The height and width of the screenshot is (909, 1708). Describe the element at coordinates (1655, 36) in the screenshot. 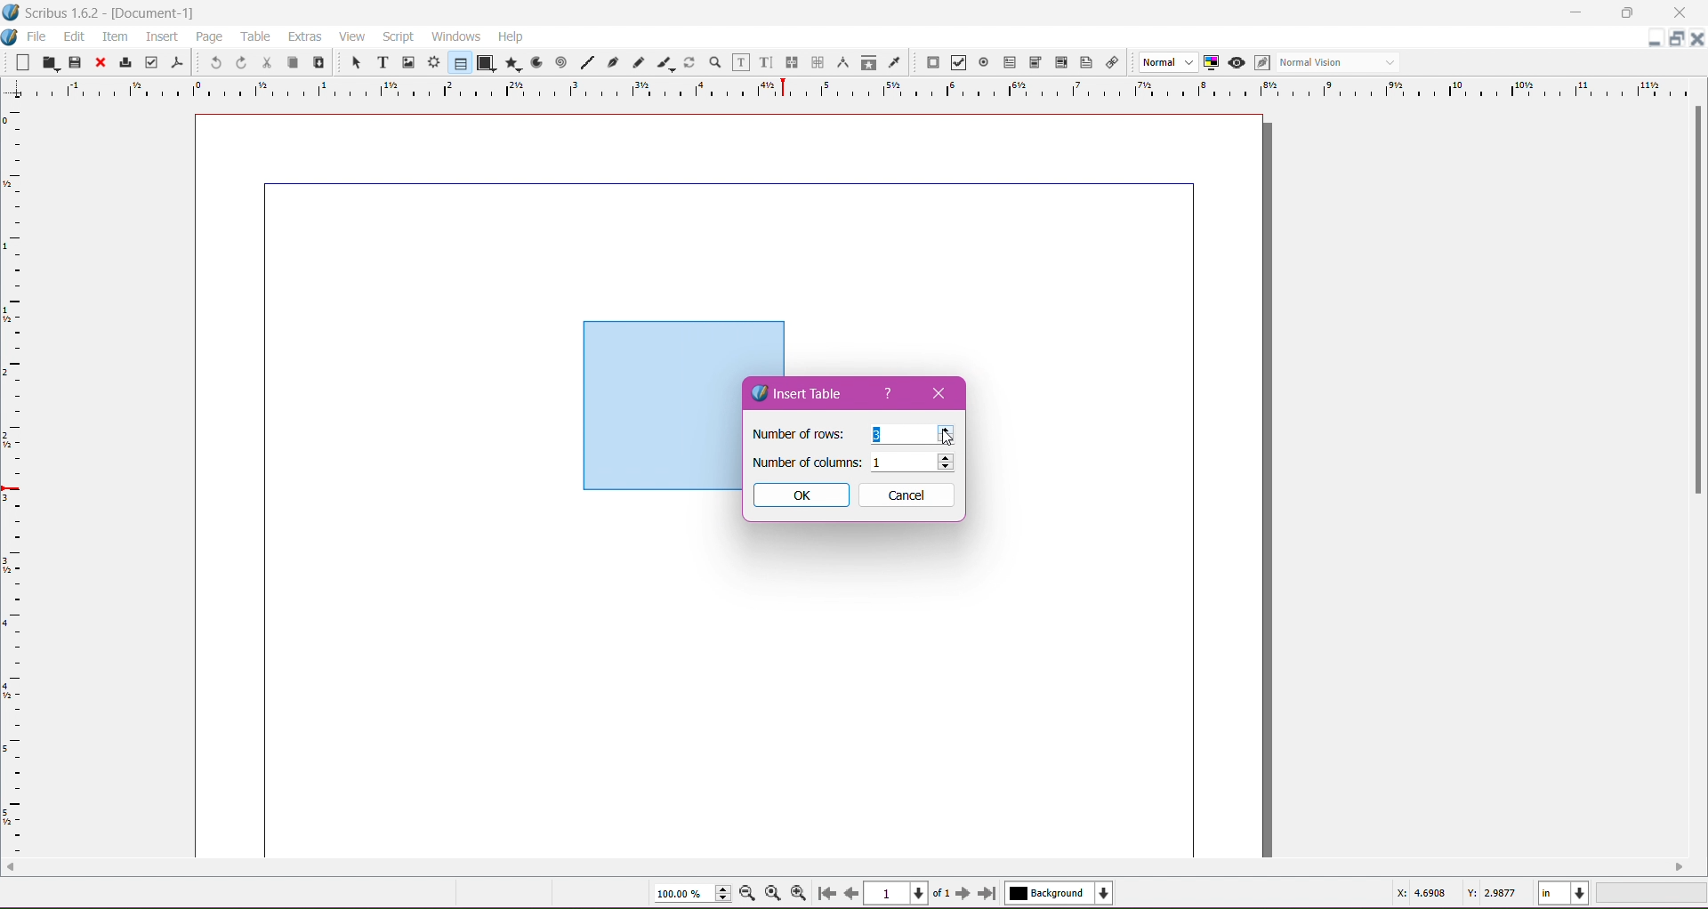

I see `Minimize` at that location.